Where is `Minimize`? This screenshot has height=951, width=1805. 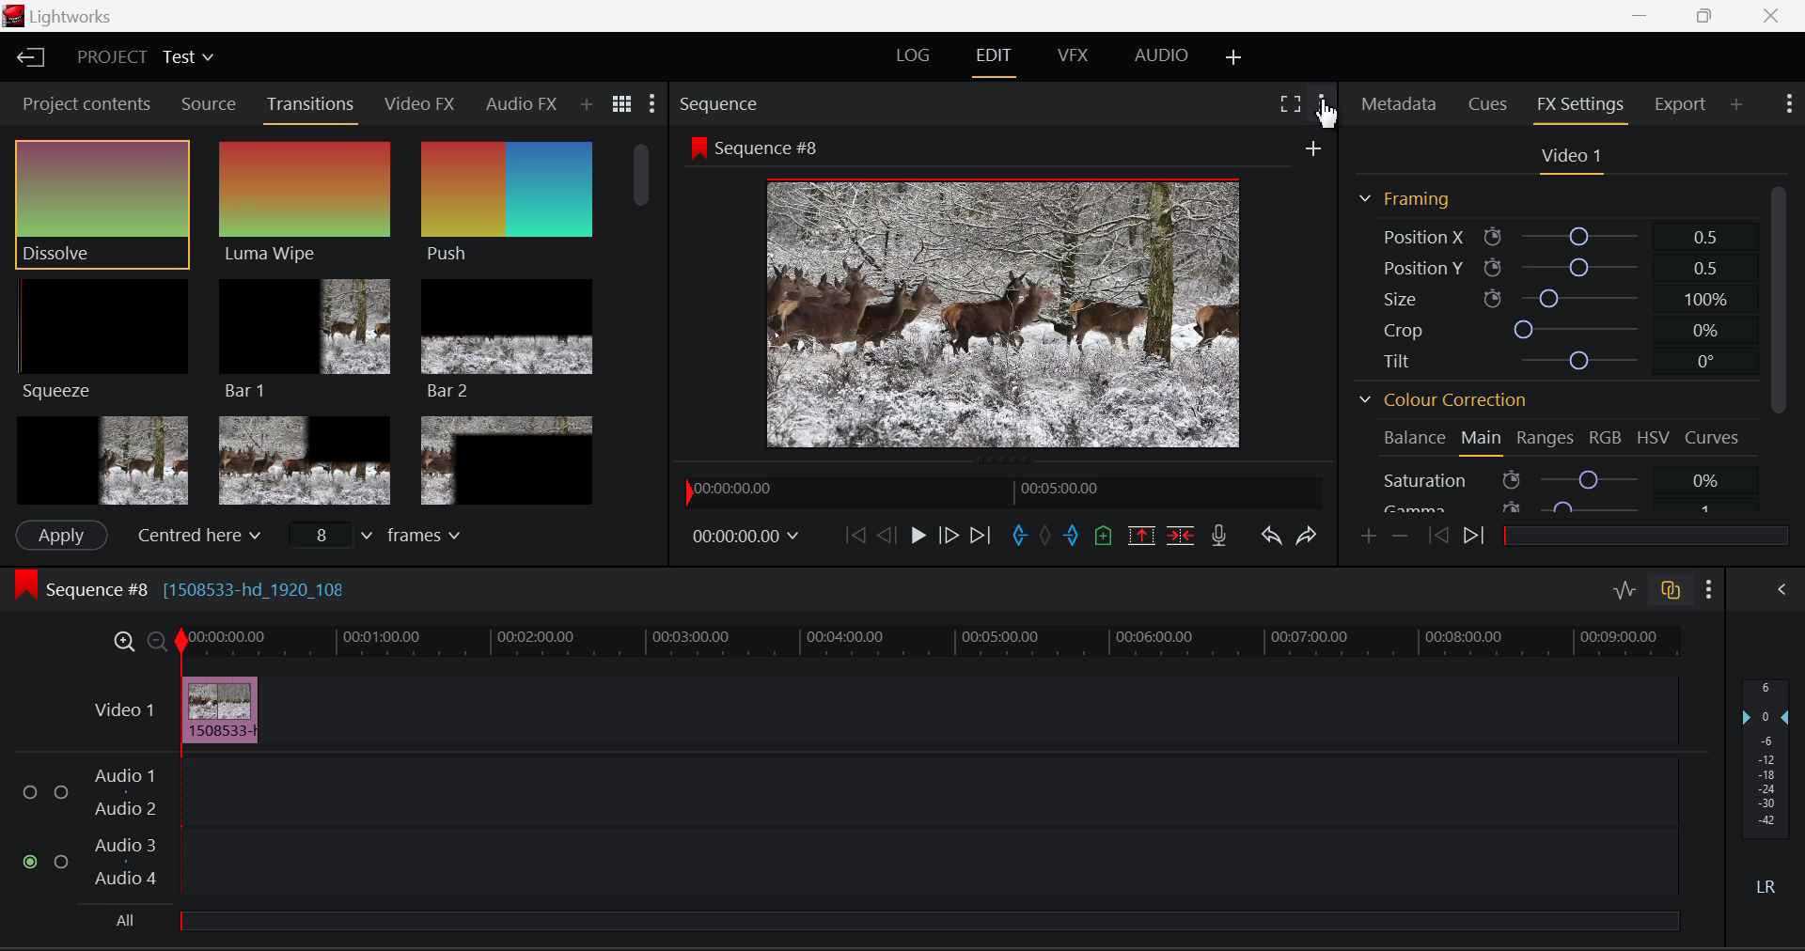
Minimize is located at coordinates (1707, 16).